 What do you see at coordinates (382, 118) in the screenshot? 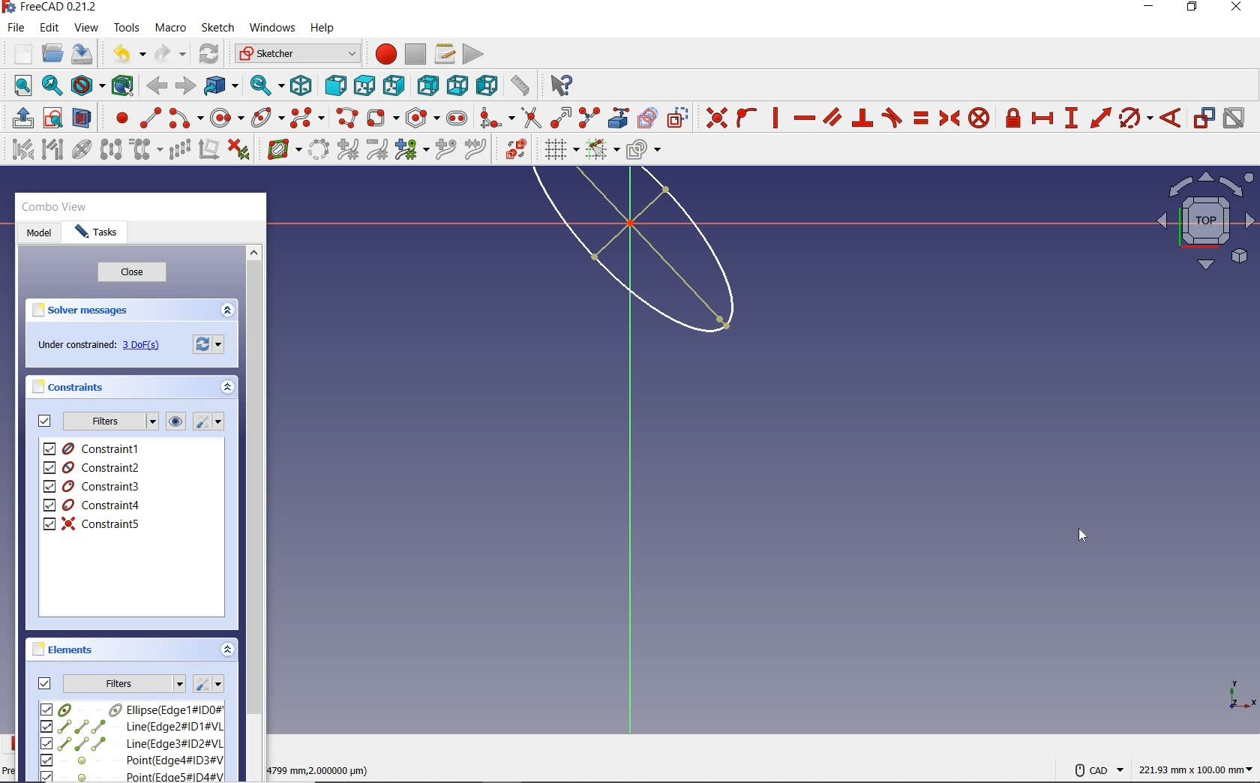
I see `create rectangle` at bounding box center [382, 118].